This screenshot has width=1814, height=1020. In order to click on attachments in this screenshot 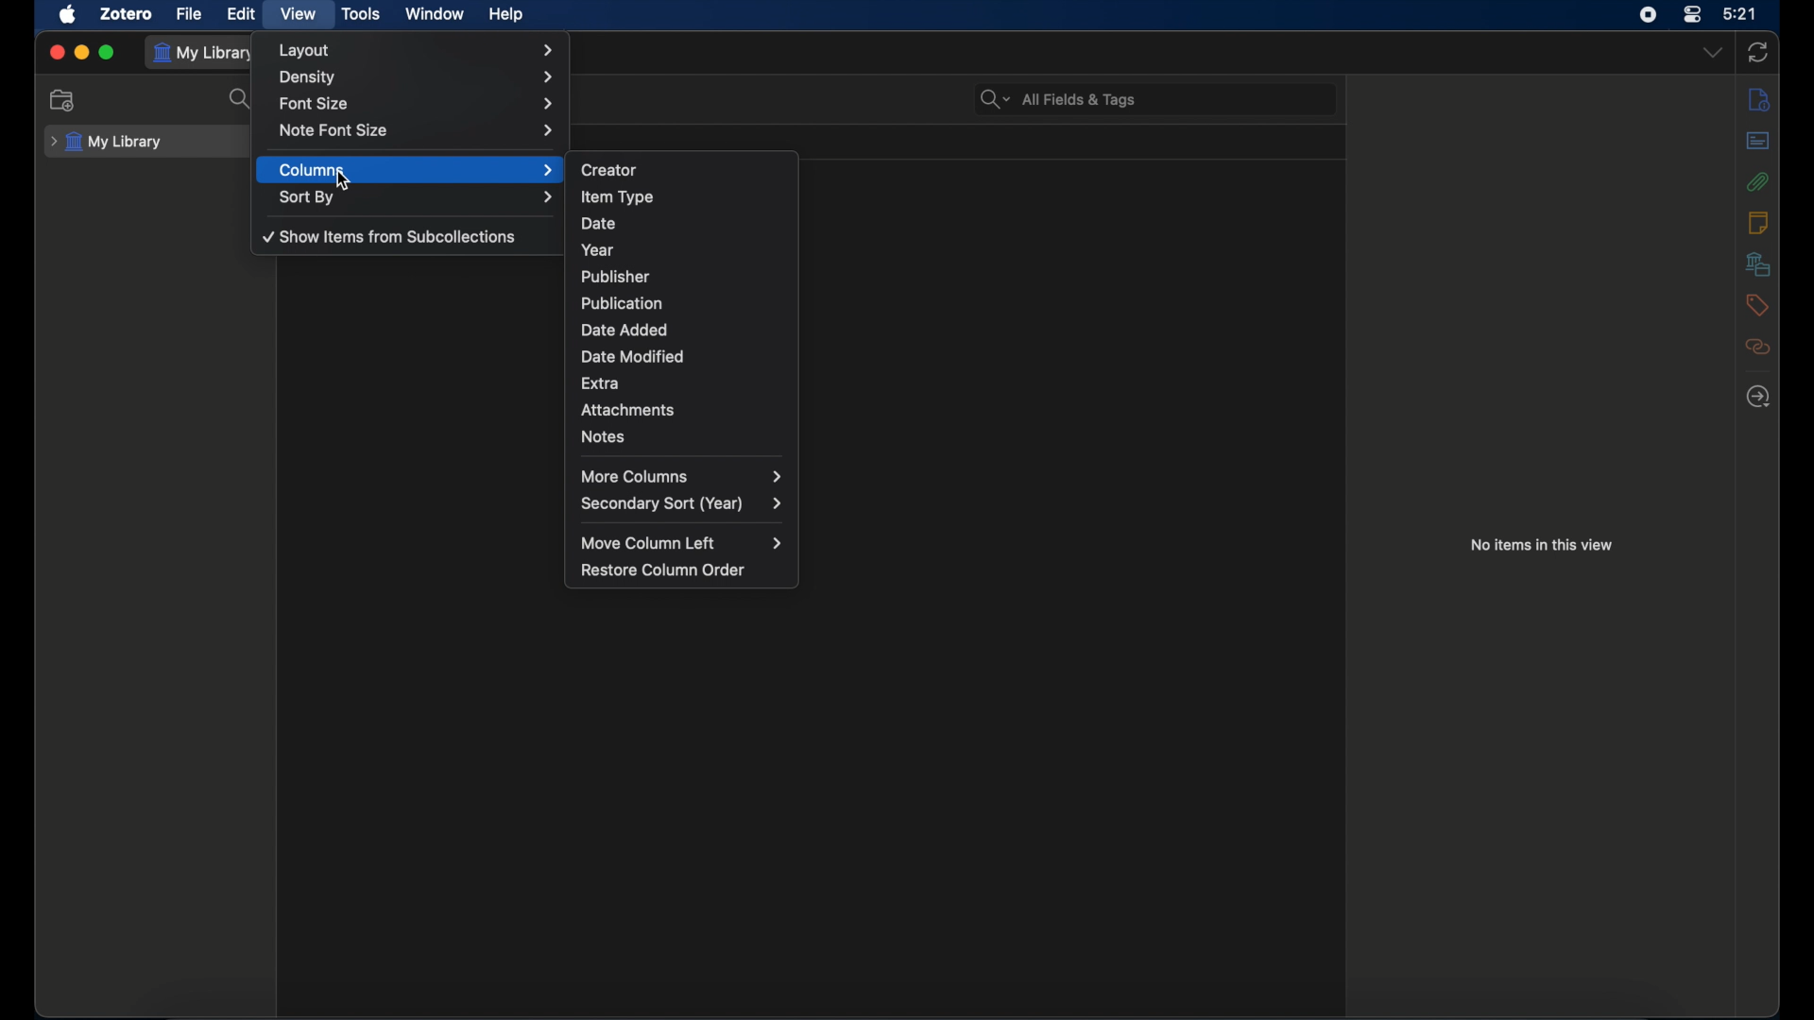, I will do `click(1758, 180)`.